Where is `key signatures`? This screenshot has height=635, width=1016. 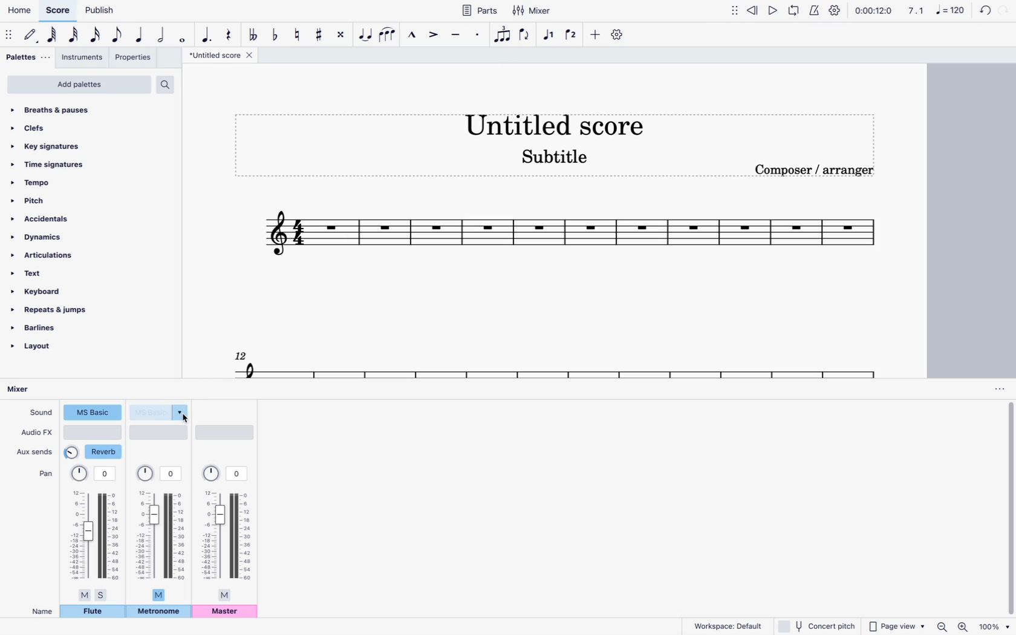 key signatures is located at coordinates (80, 144).